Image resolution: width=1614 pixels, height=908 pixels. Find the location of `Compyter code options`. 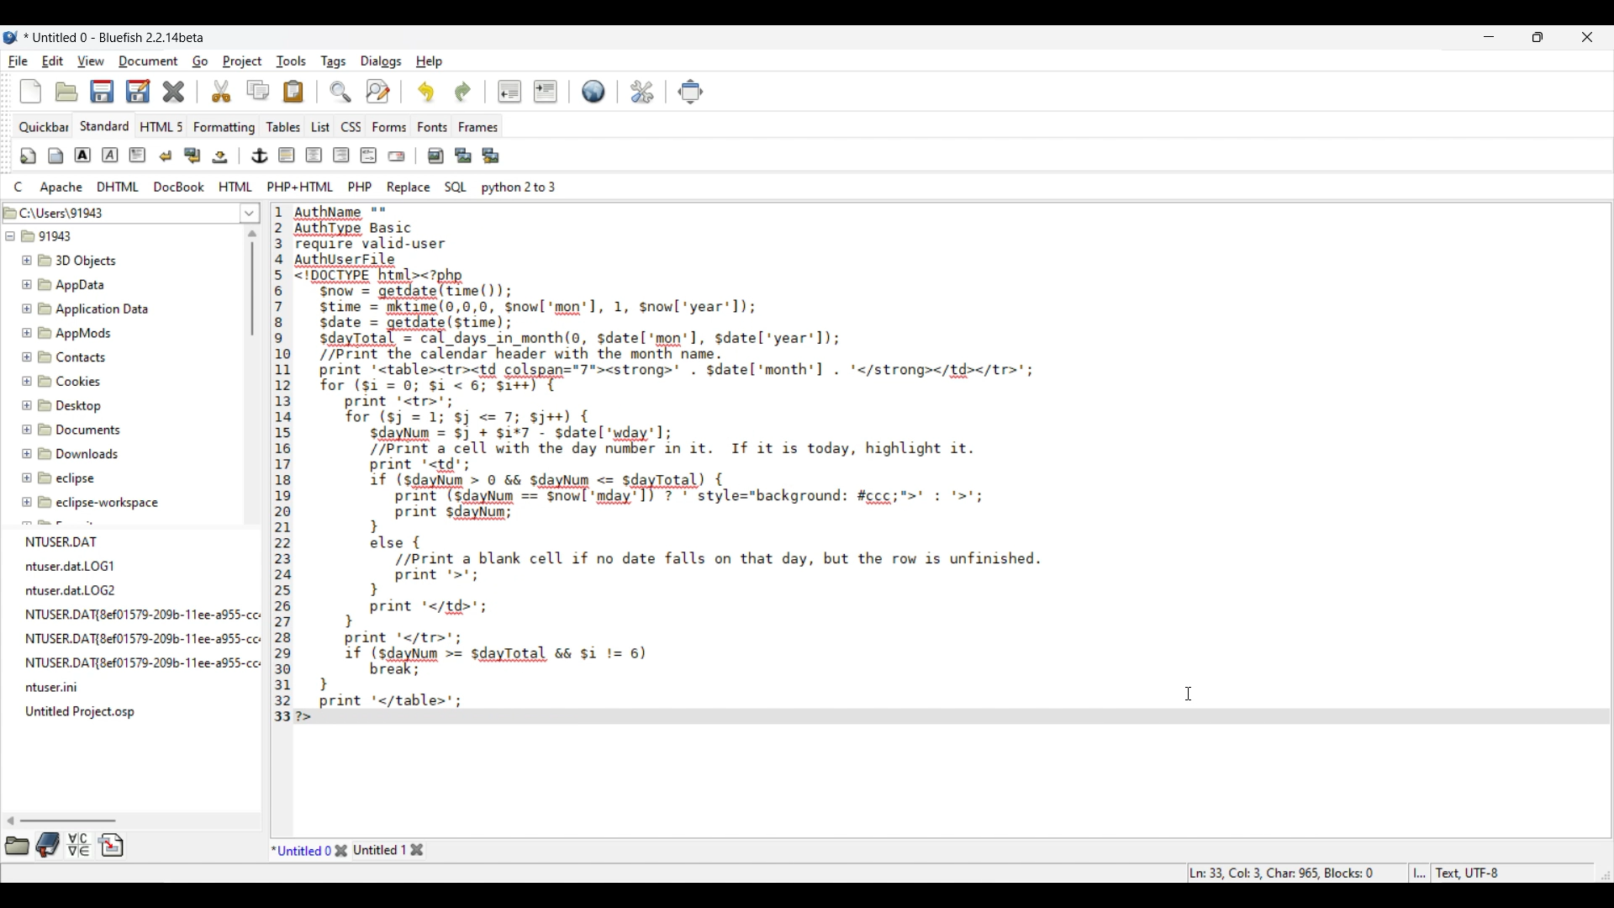

Compyter code options is located at coordinates (285, 187).